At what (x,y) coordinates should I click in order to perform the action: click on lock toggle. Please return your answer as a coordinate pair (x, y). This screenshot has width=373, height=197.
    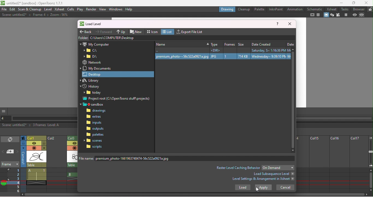
    Looking at the image, I should click on (44, 143).